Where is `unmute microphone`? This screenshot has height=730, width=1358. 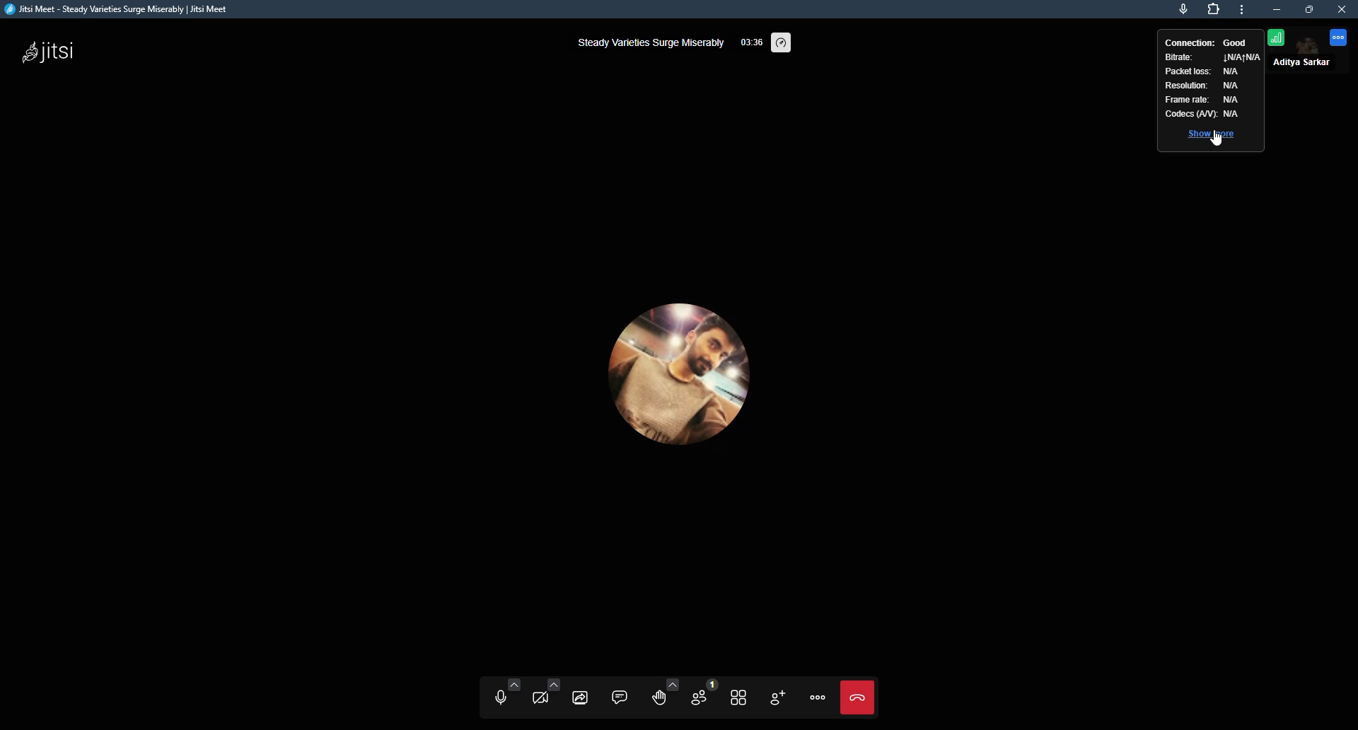
unmute microphone is located at coordinates (498, 697).